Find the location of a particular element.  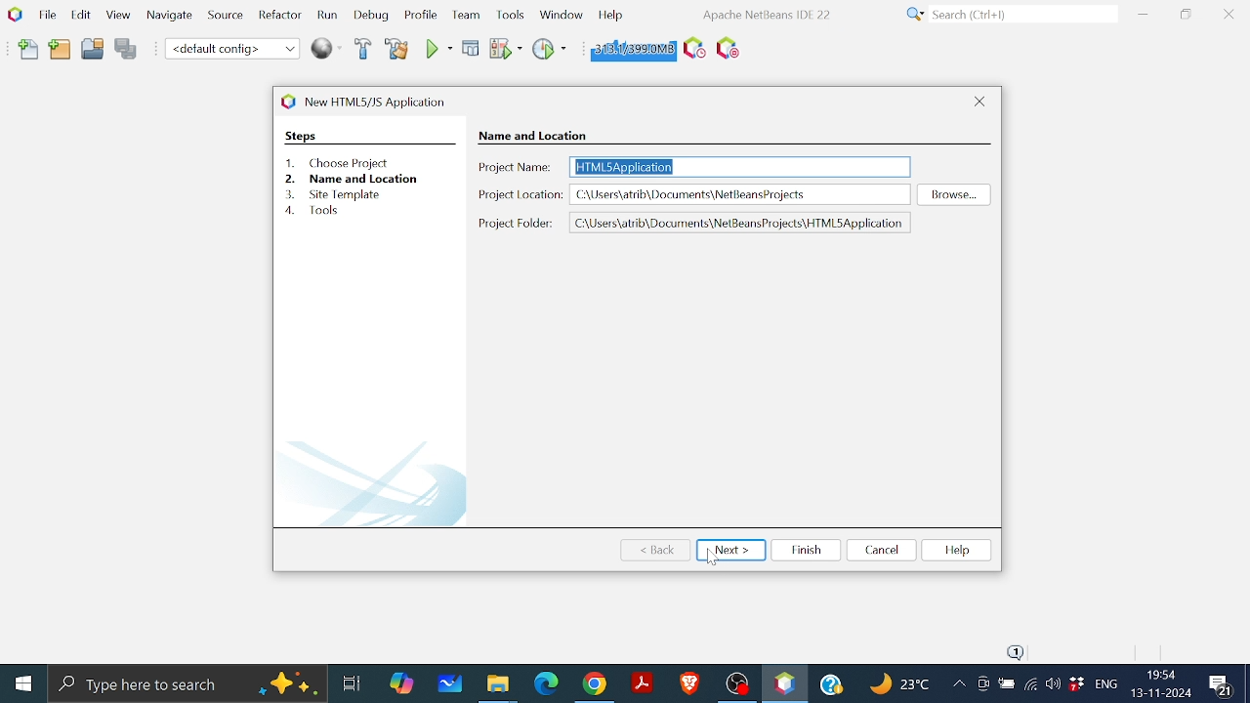

File is located at coordinates (45, 15).